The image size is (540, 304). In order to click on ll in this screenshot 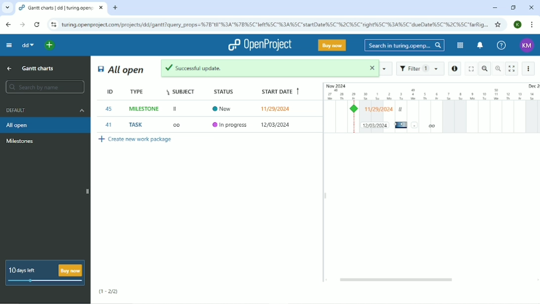, I will do `click(401, 109)`.